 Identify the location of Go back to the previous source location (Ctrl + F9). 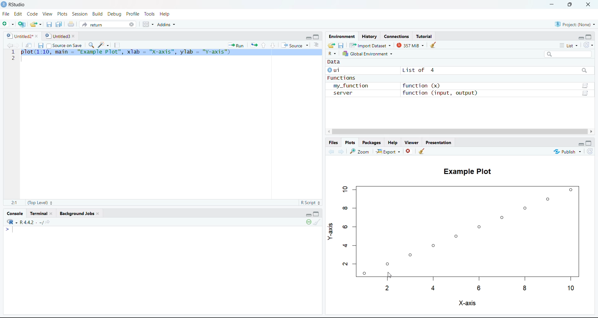
(8, 45).